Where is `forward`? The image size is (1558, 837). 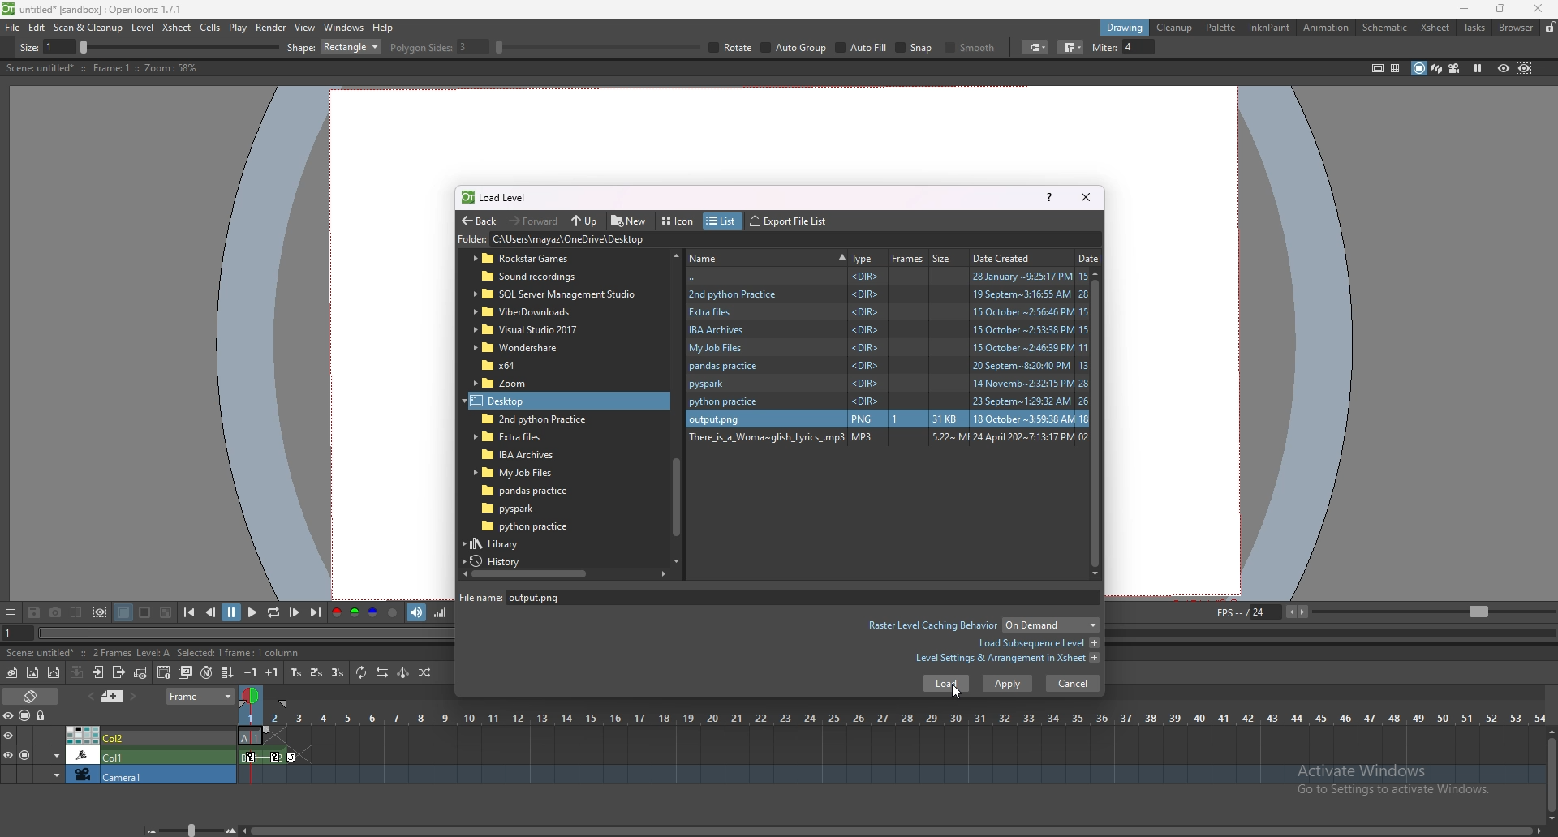 forward is located at coordinates (534, 220).